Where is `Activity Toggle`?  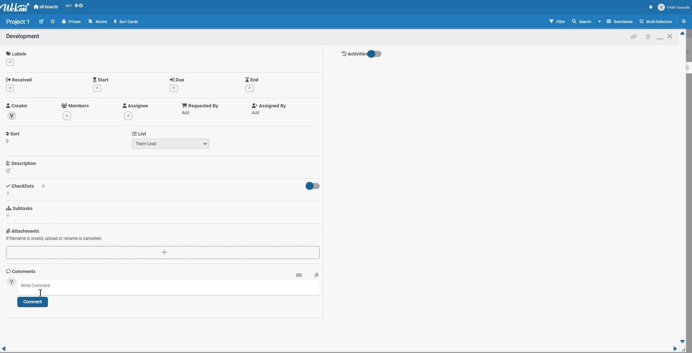
Activity Toggle is located at coordinates (361, 54).